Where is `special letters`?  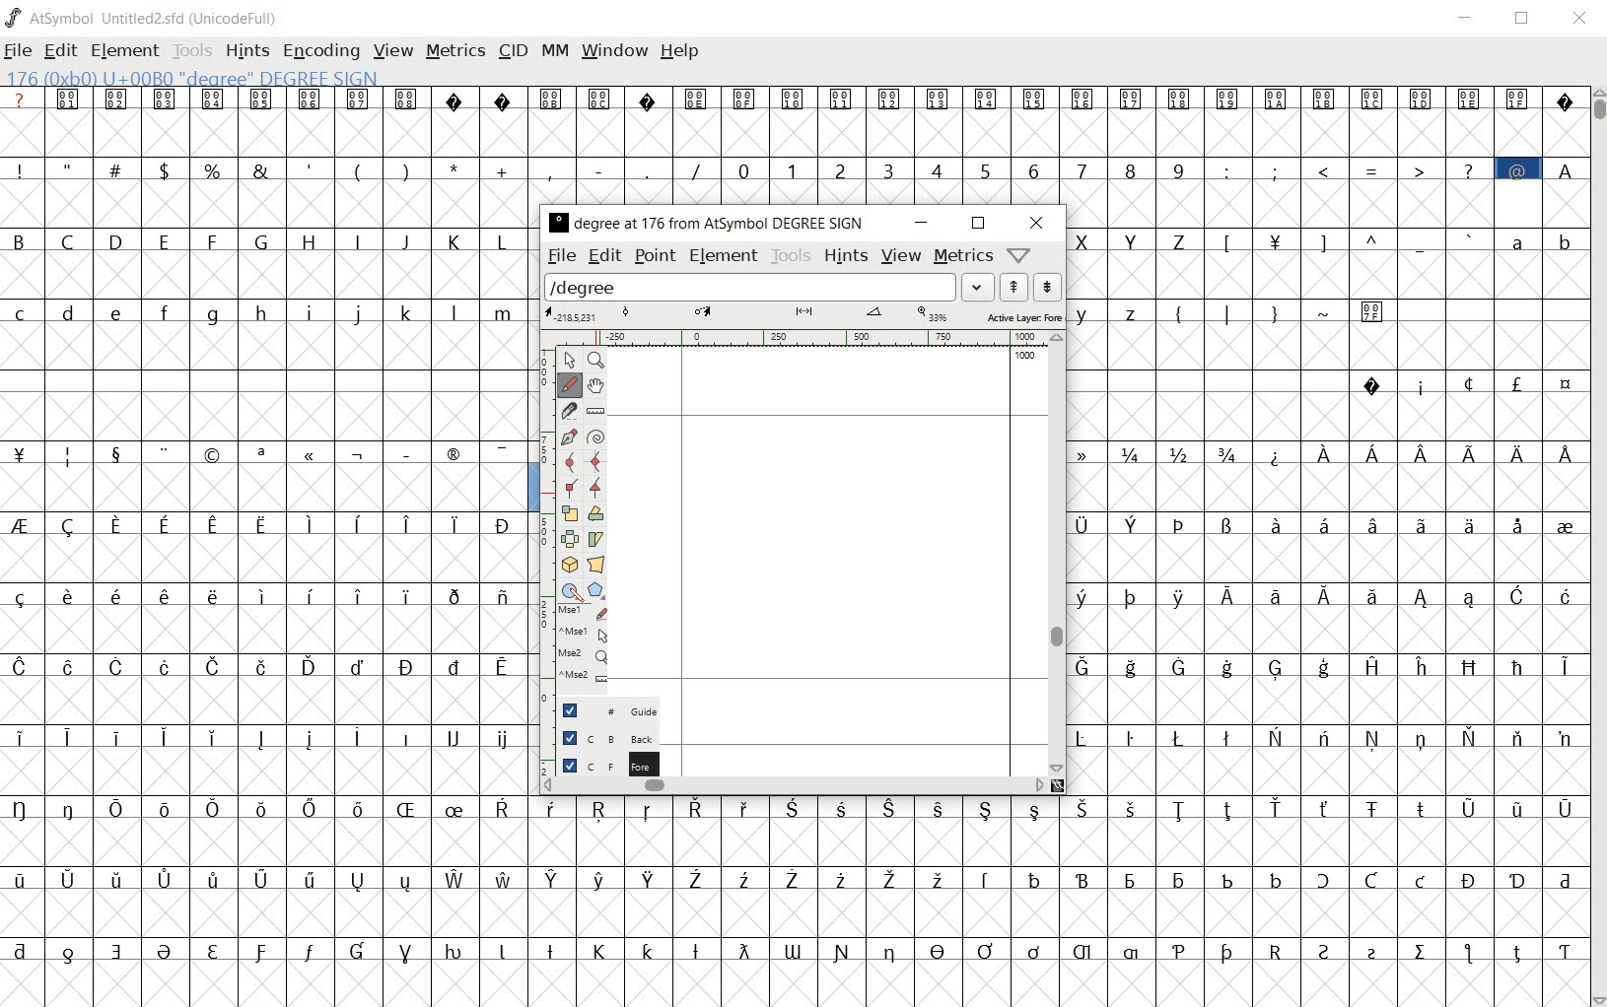 special letters is located at coordinates (795, 948).